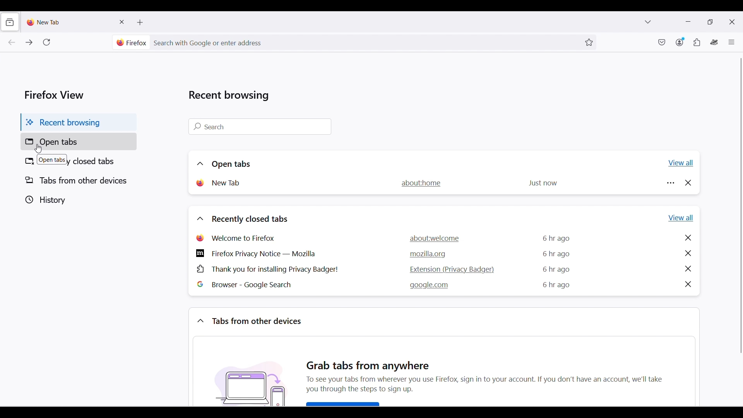 The height and width of the screenshot is (418, 743). I want to click on google.com, so click(429, 286).